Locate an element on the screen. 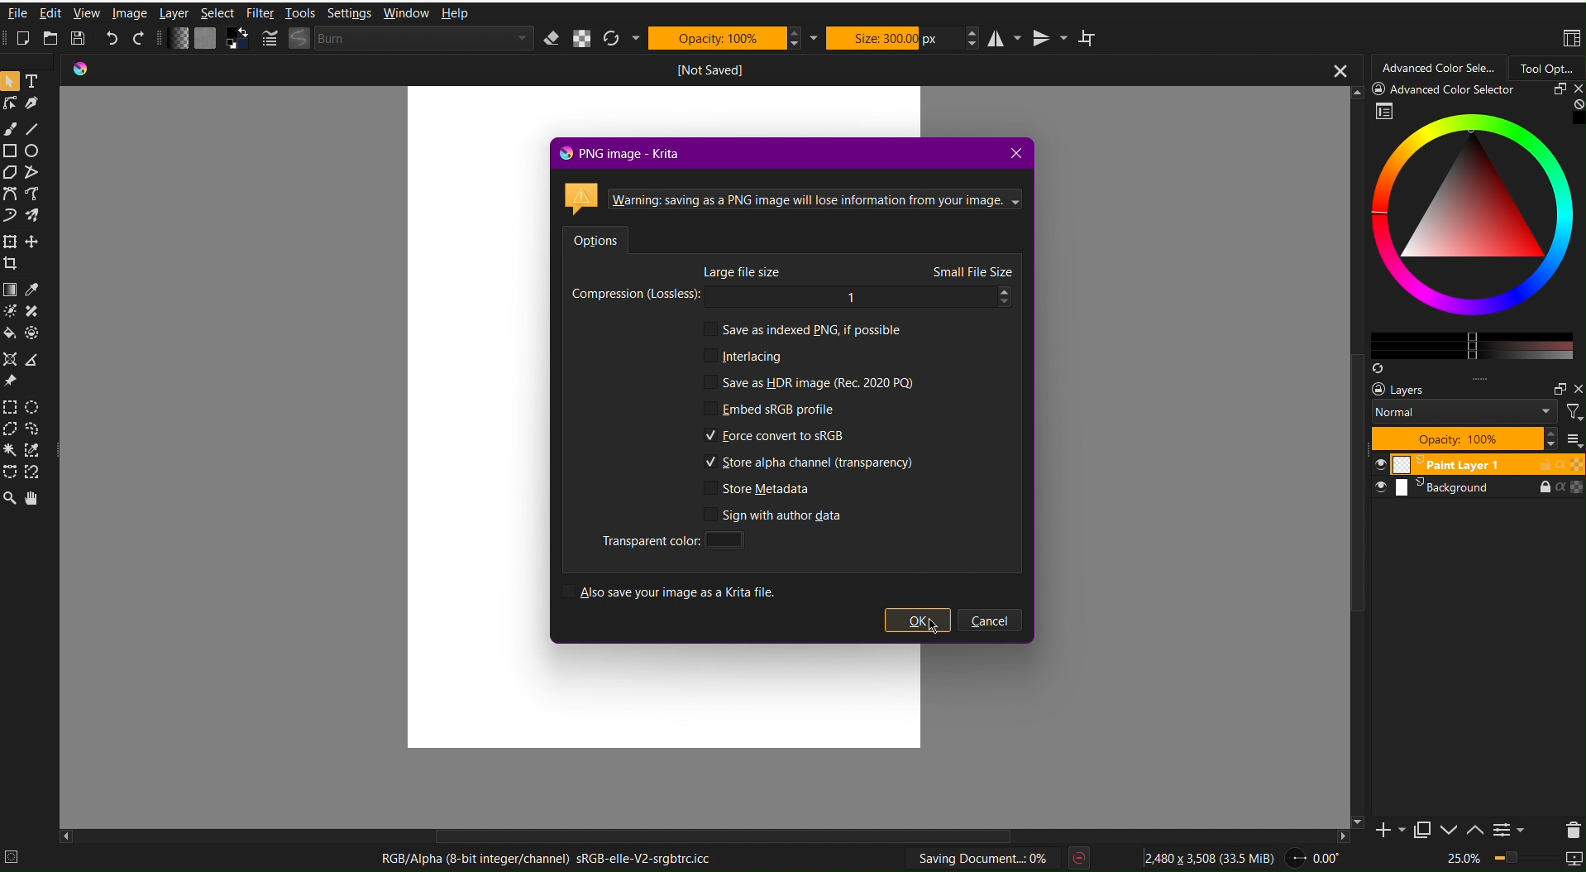 Image resolution: width=1586 pixels, height=872 pixels. Cancel is located at coordinates (991, 620).